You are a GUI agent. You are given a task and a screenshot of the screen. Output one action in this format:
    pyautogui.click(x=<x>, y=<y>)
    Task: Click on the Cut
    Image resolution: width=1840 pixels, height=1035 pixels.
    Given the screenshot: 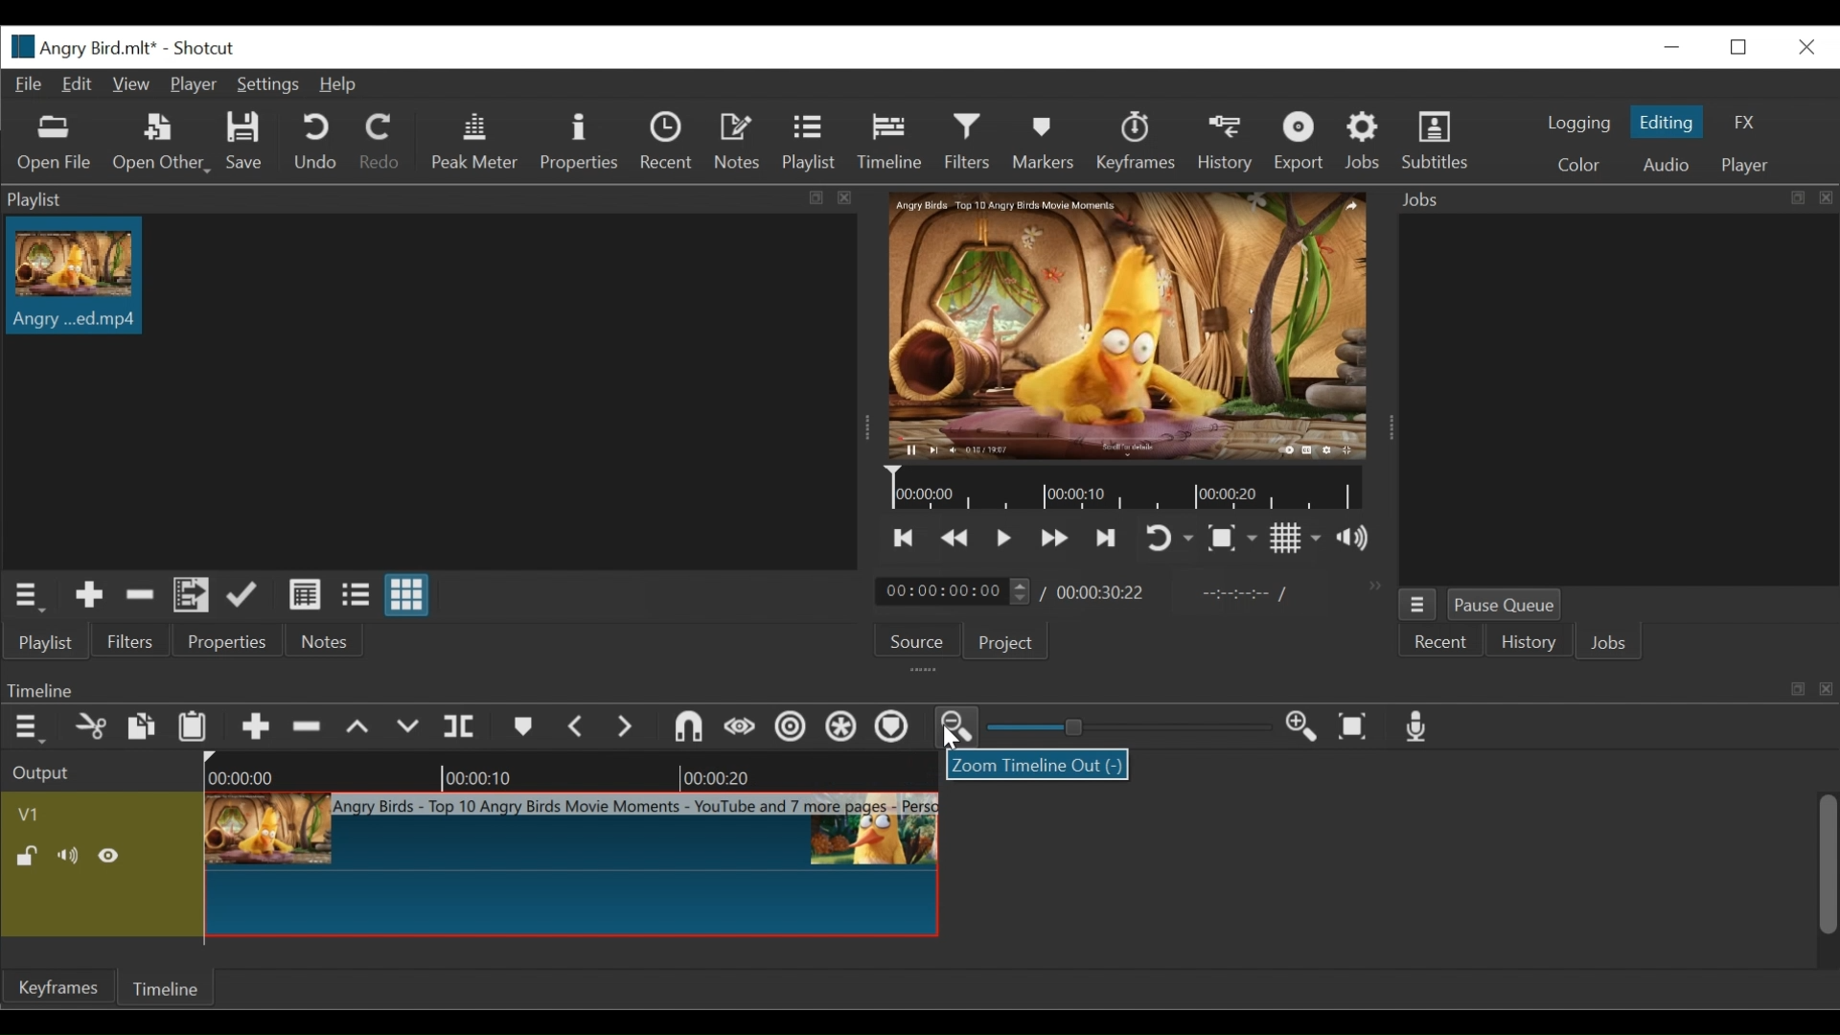 What is the action you would take?
    pyautogui.click(x=88, y=726)
    